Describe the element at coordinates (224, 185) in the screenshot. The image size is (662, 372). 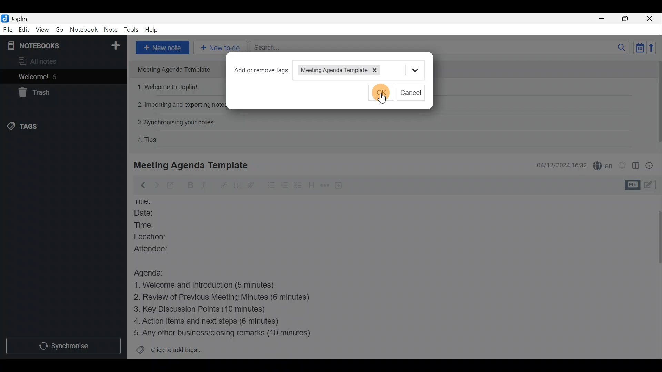
I see `Hyperlink` at that location.